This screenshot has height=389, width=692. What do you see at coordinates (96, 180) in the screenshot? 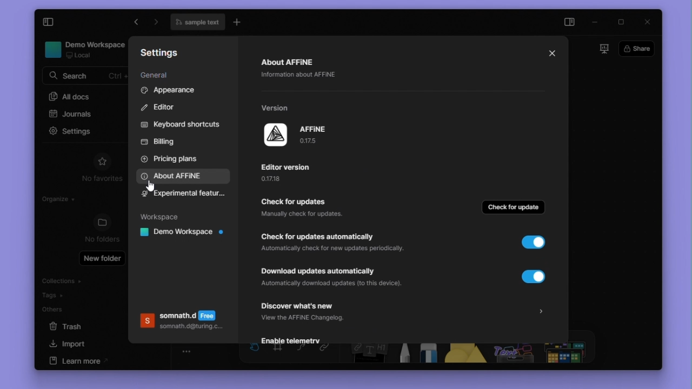
I see `no favorites` at bounding box center [96, 180].